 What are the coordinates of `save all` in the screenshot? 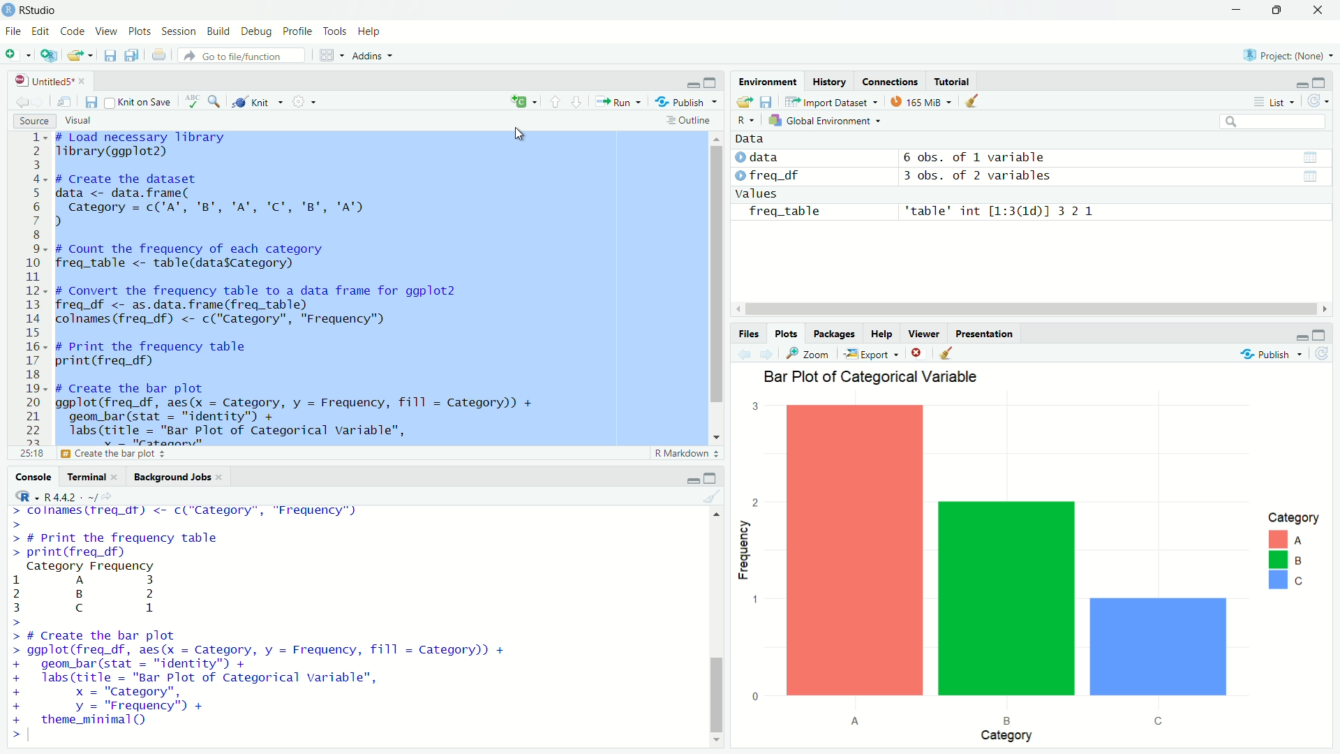 It's located at (135, 55).